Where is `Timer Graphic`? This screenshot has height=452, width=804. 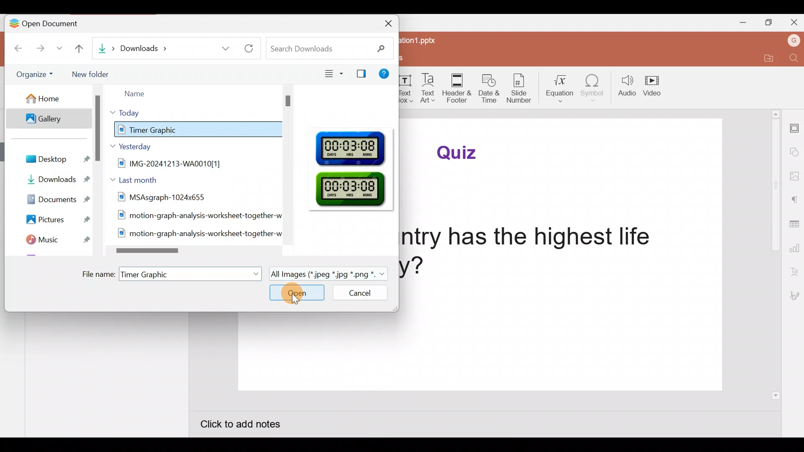 Timer Graphic is located at coordinates (179, 129).